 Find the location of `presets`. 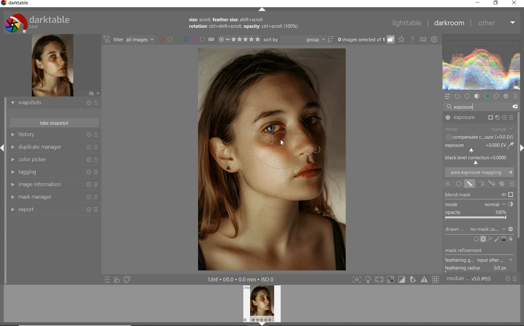

presets is located at coordinates (516, 96).